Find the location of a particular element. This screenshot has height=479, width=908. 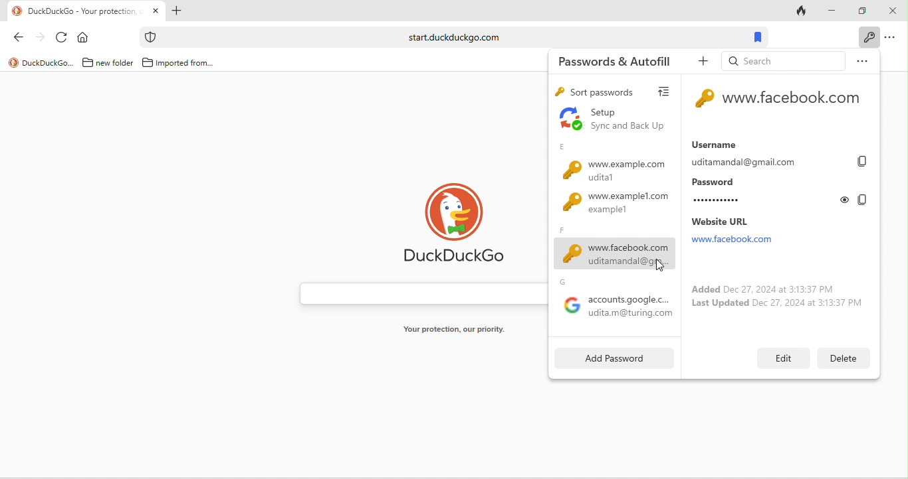

bookmark is located at coordinates (756, 37).